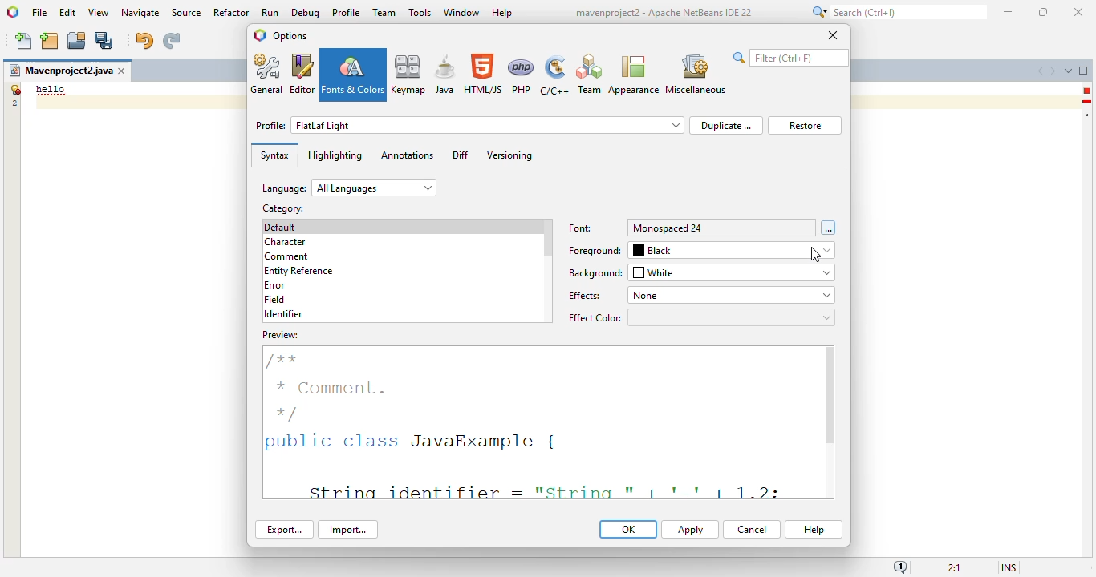 The image size is (1096, 577). What do you see at coordinates (274, 299) in the screenshot?
I see `field` at bounding box center [274, 299].